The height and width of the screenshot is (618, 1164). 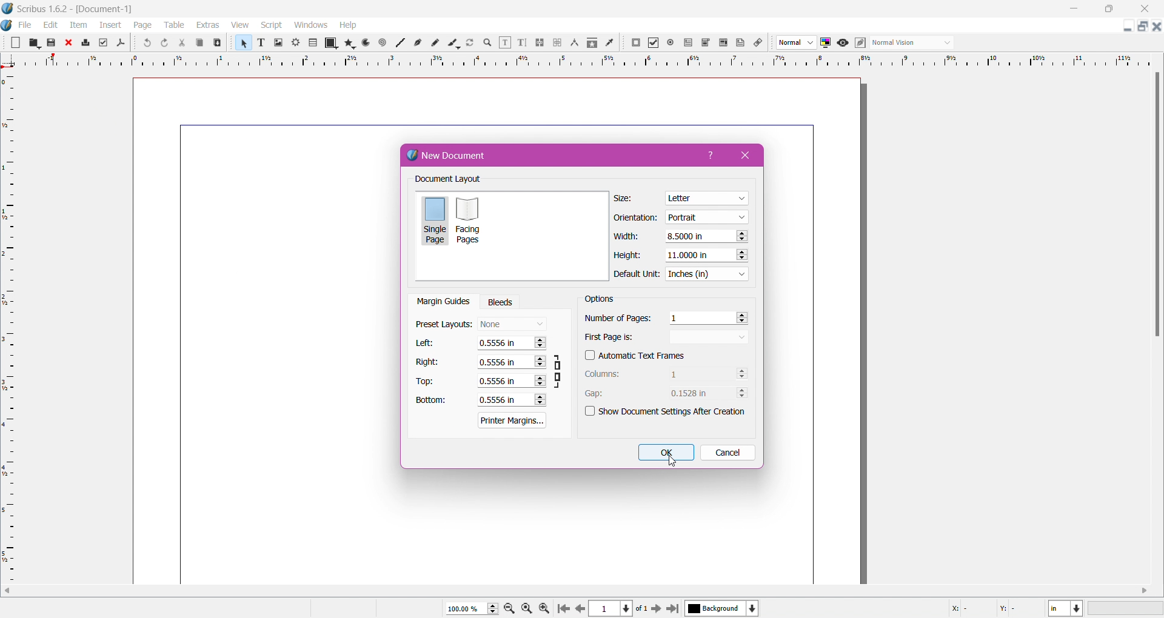 I want to click on vertical scroll bar, so click(x=583, y=591).